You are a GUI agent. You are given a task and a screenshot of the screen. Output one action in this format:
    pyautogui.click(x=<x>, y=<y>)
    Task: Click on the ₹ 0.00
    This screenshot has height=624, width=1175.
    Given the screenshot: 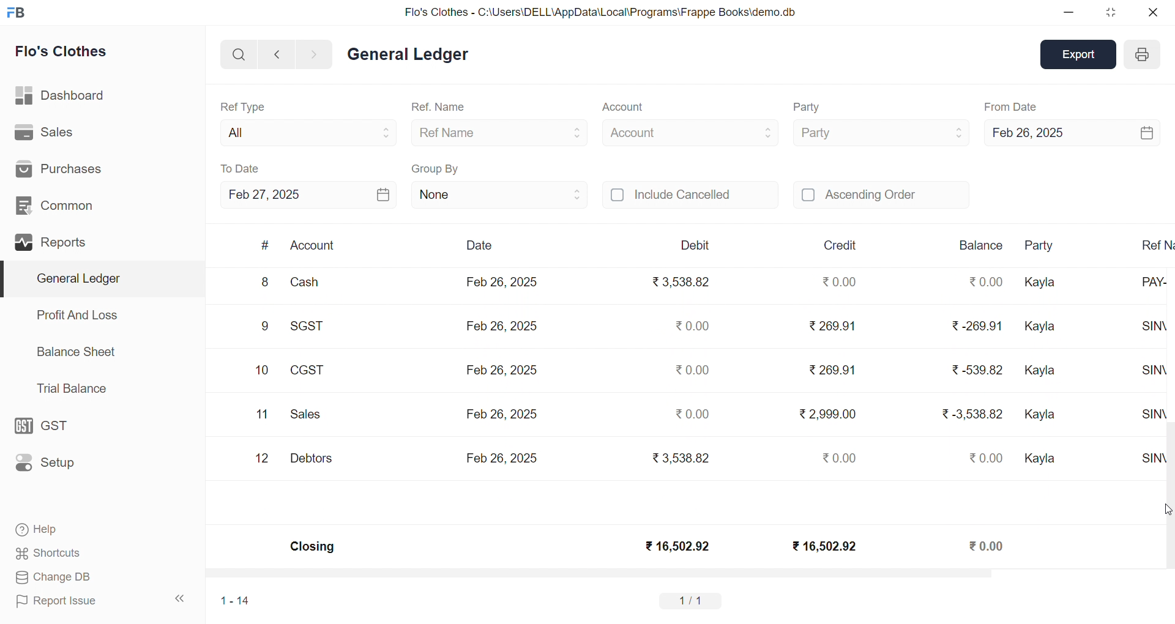 What is the action you would take?
    pyautogui.click(x=837, y=281)
    